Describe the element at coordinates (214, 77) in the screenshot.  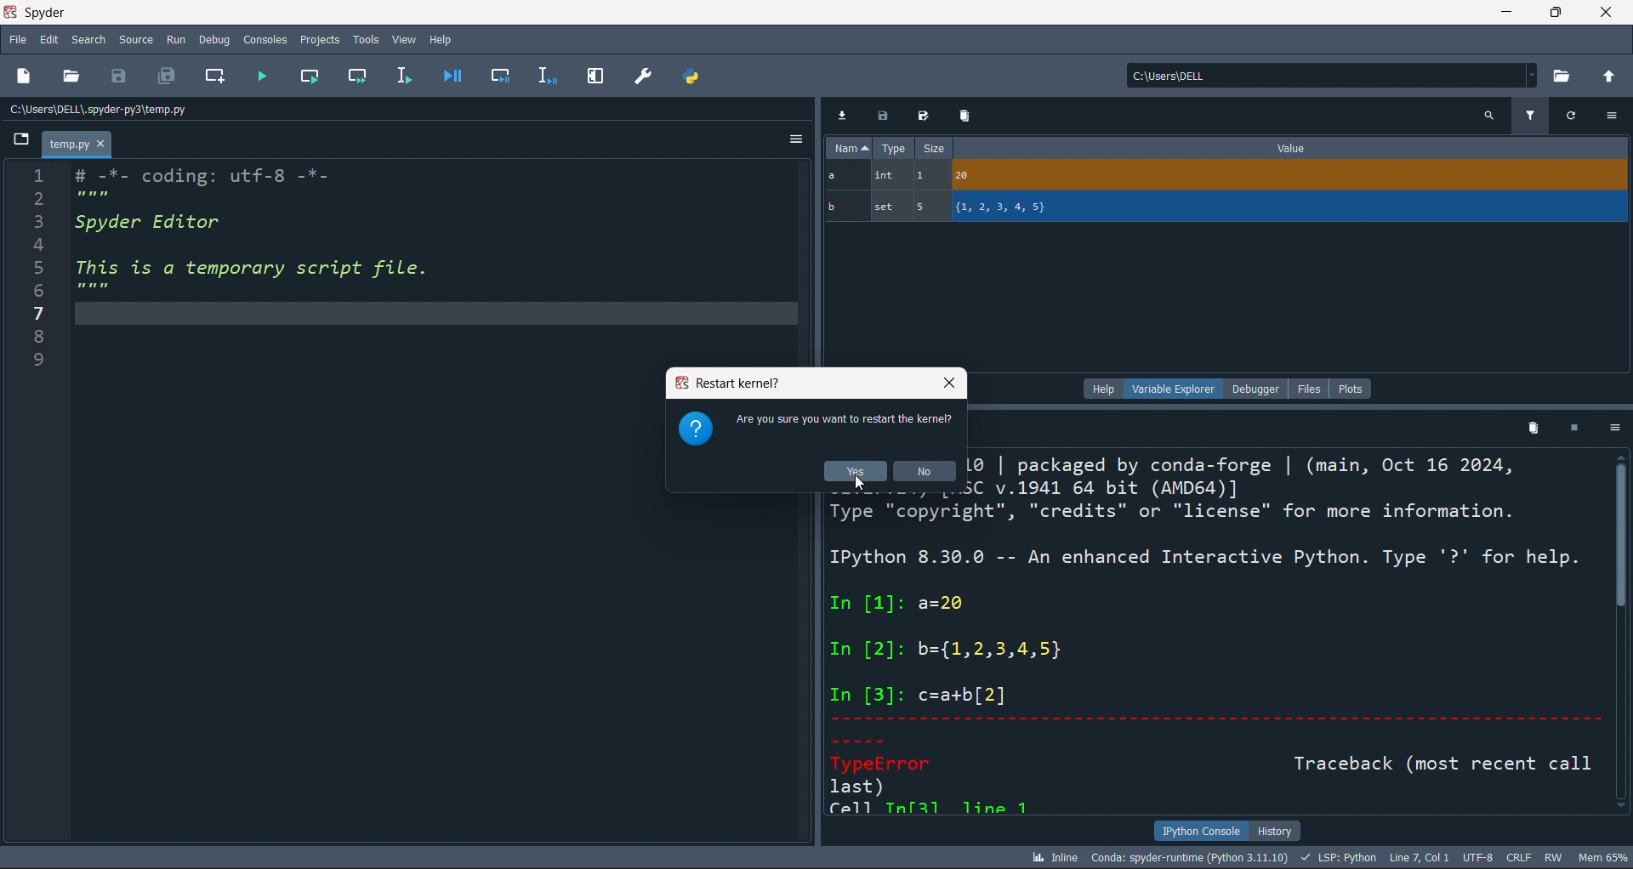
I see `new cell` at that location.